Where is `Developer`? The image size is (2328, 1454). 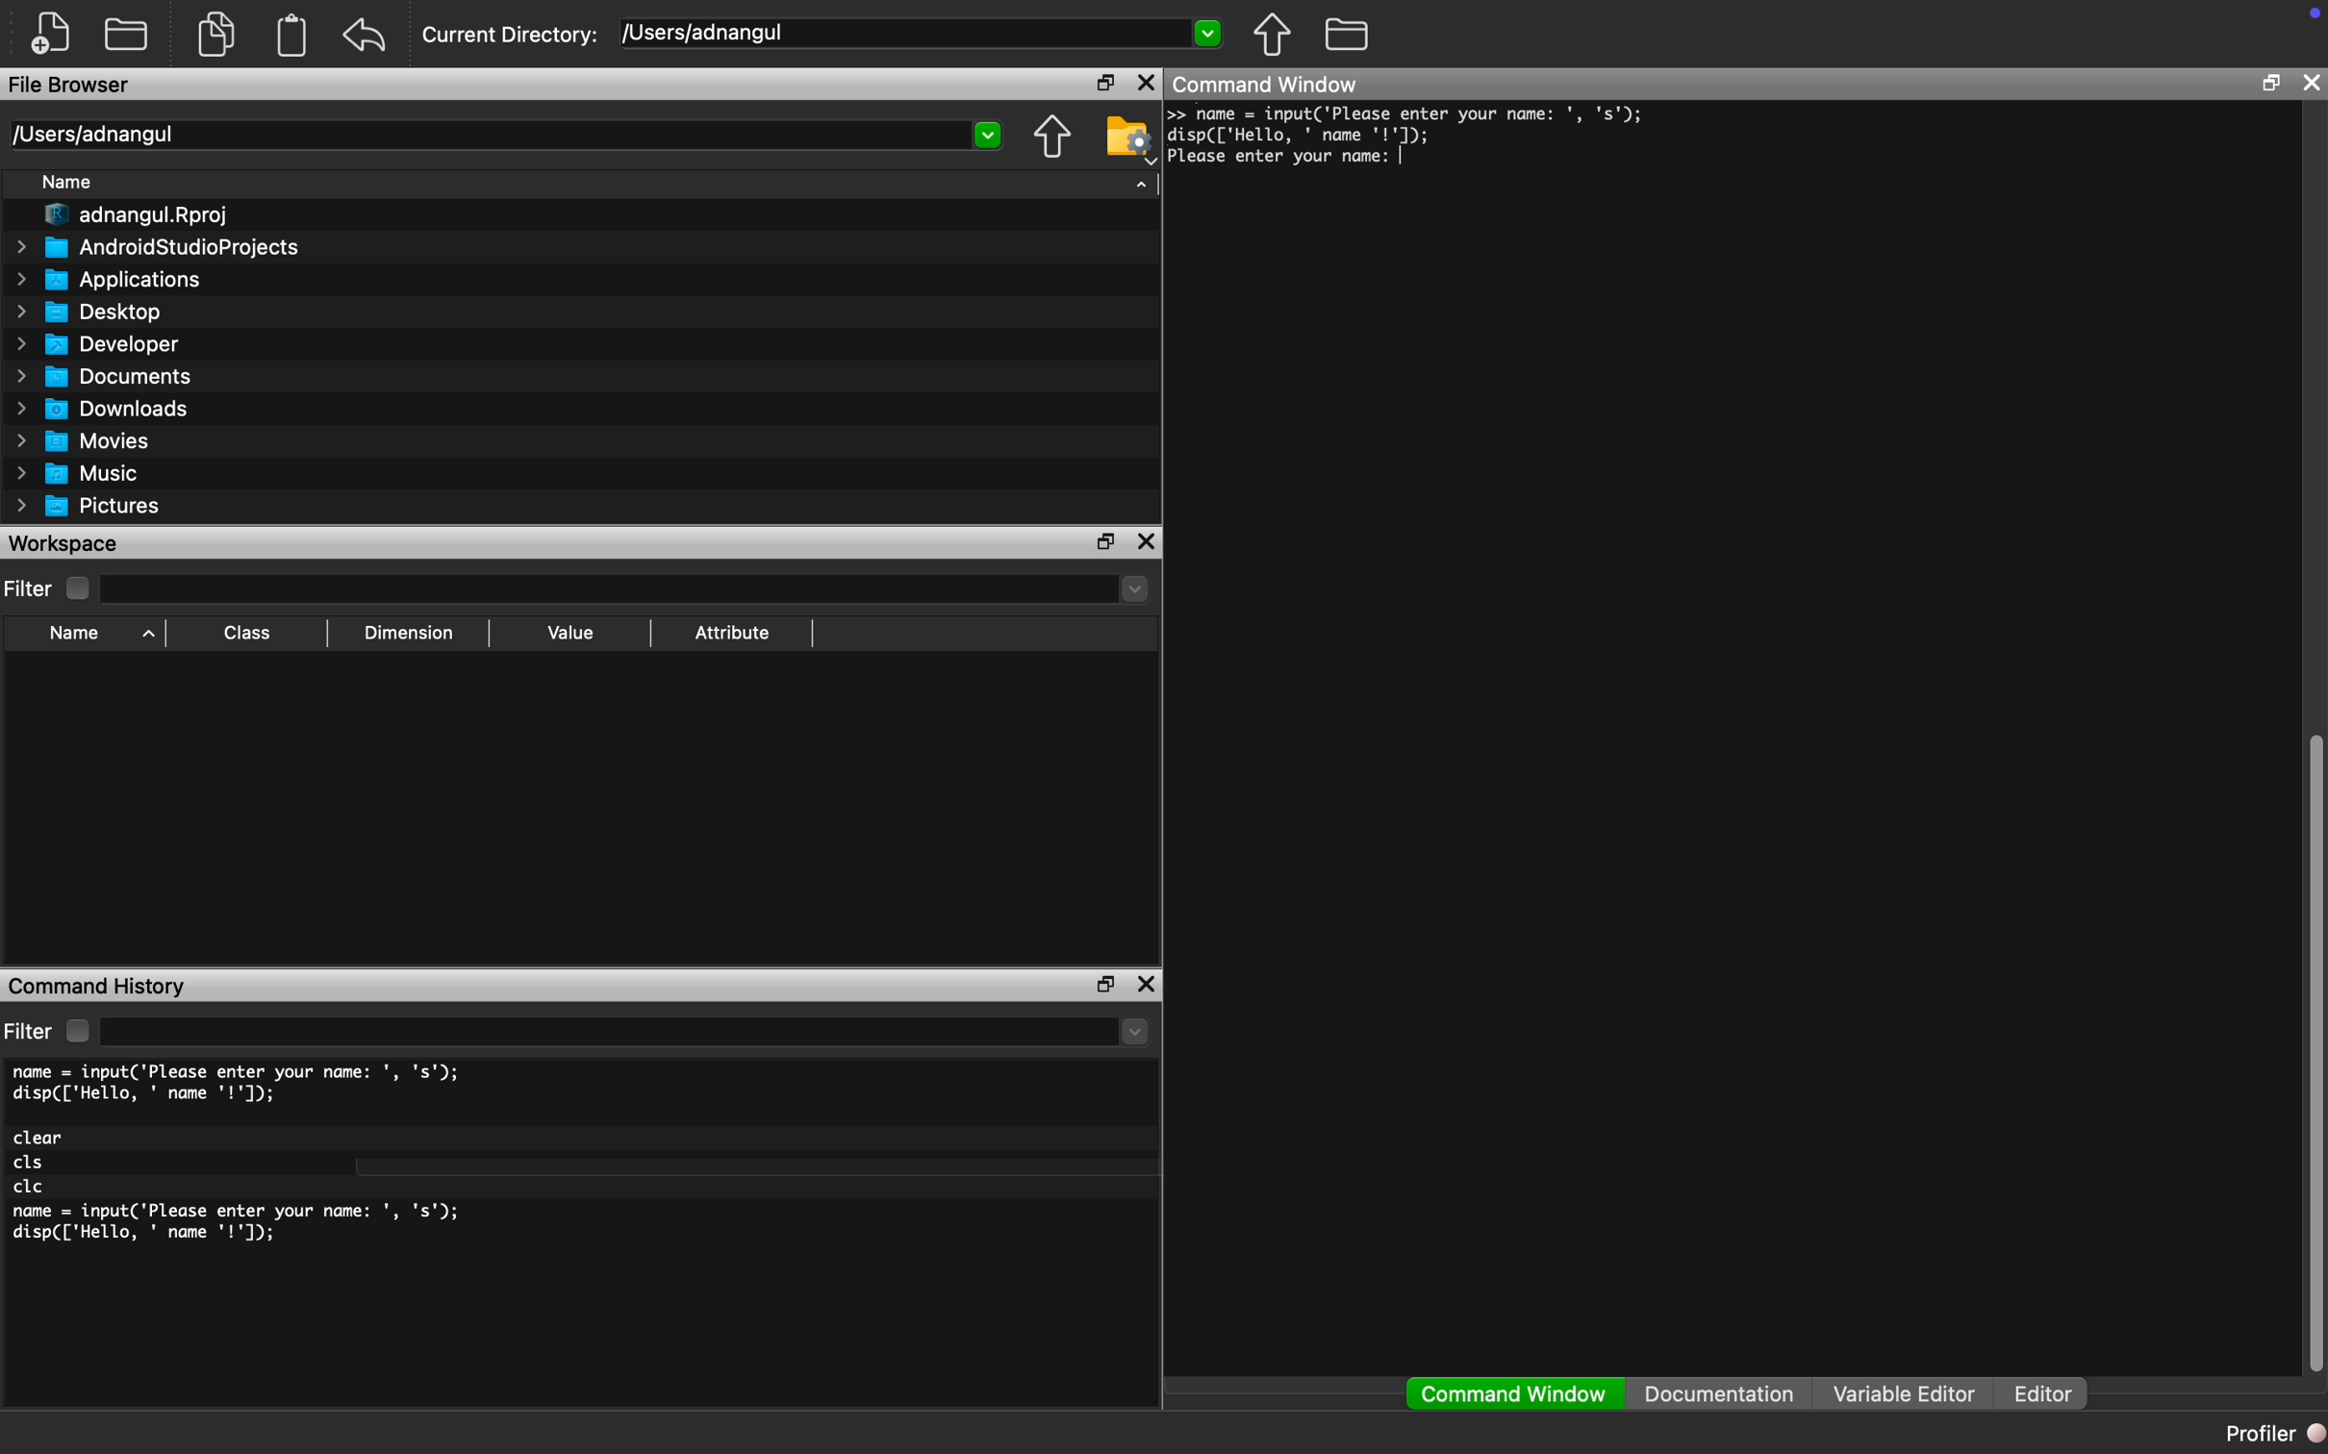
Developer is located at coordinates (94, 344).